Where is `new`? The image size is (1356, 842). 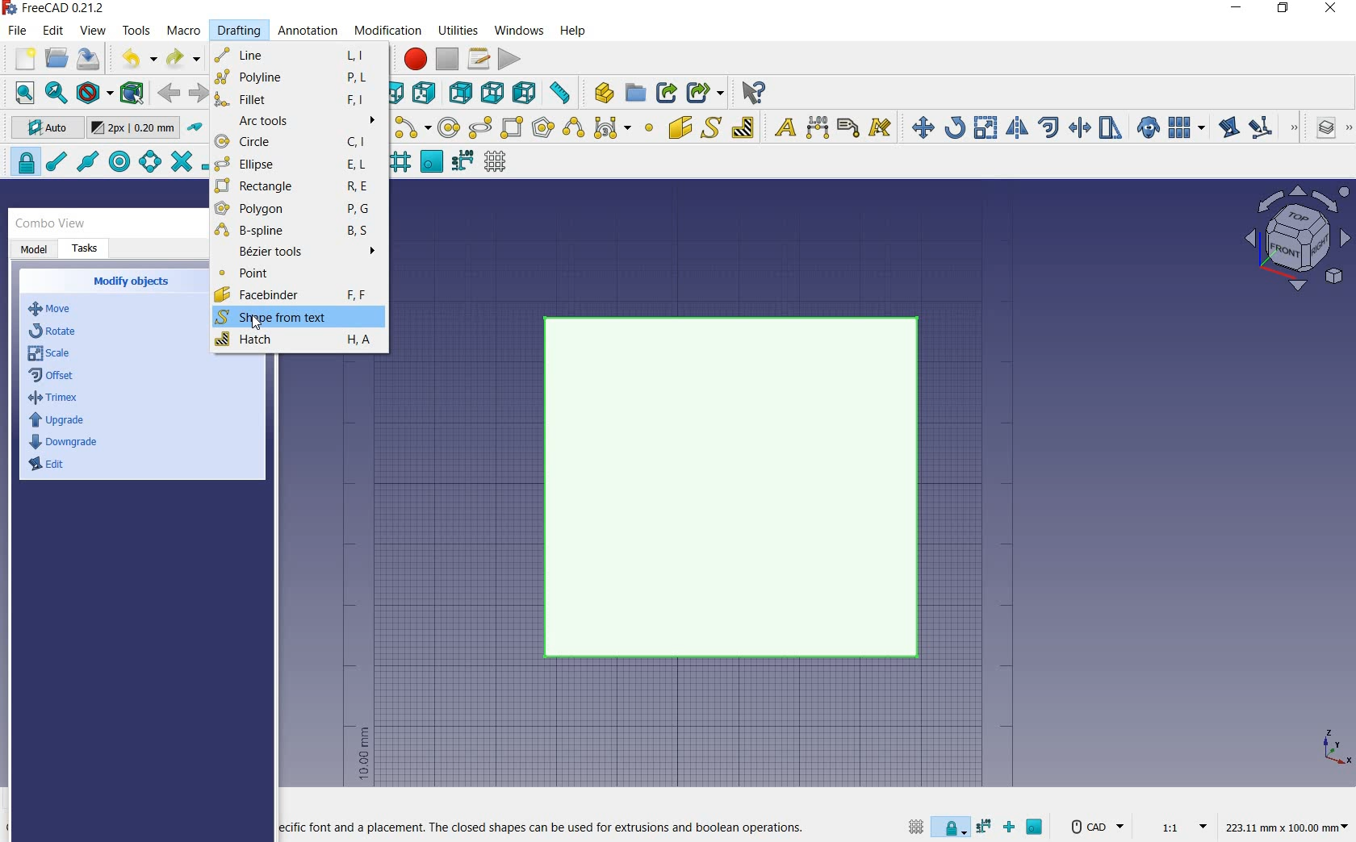 new is located at coordinates (19, 60).